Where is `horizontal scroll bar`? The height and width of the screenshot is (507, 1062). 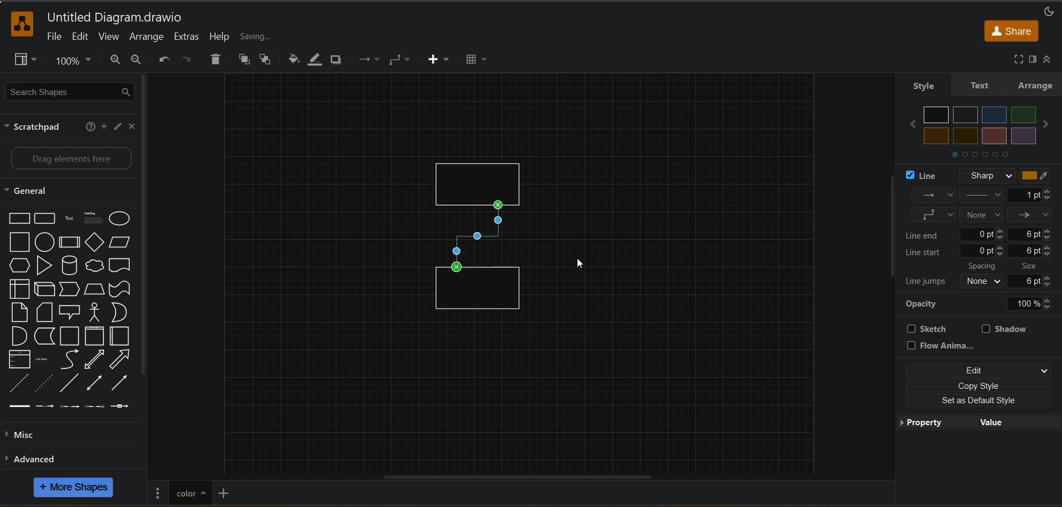
horizontal scroll bar is located at coordinates (514, 475).